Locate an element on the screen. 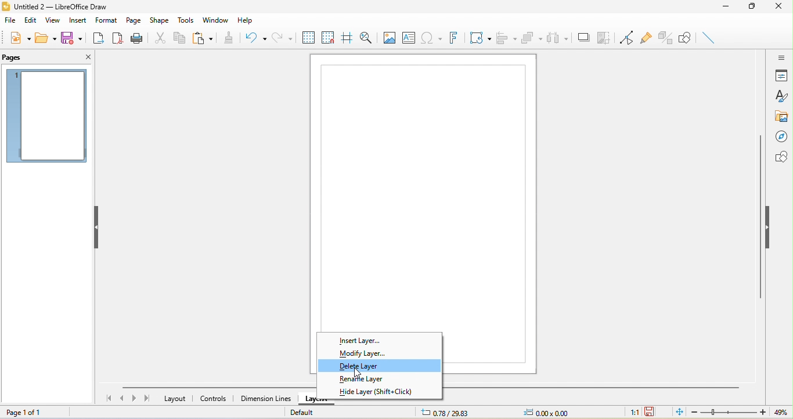 The image size is (793, 419). new is located at coordinates (17, 37).